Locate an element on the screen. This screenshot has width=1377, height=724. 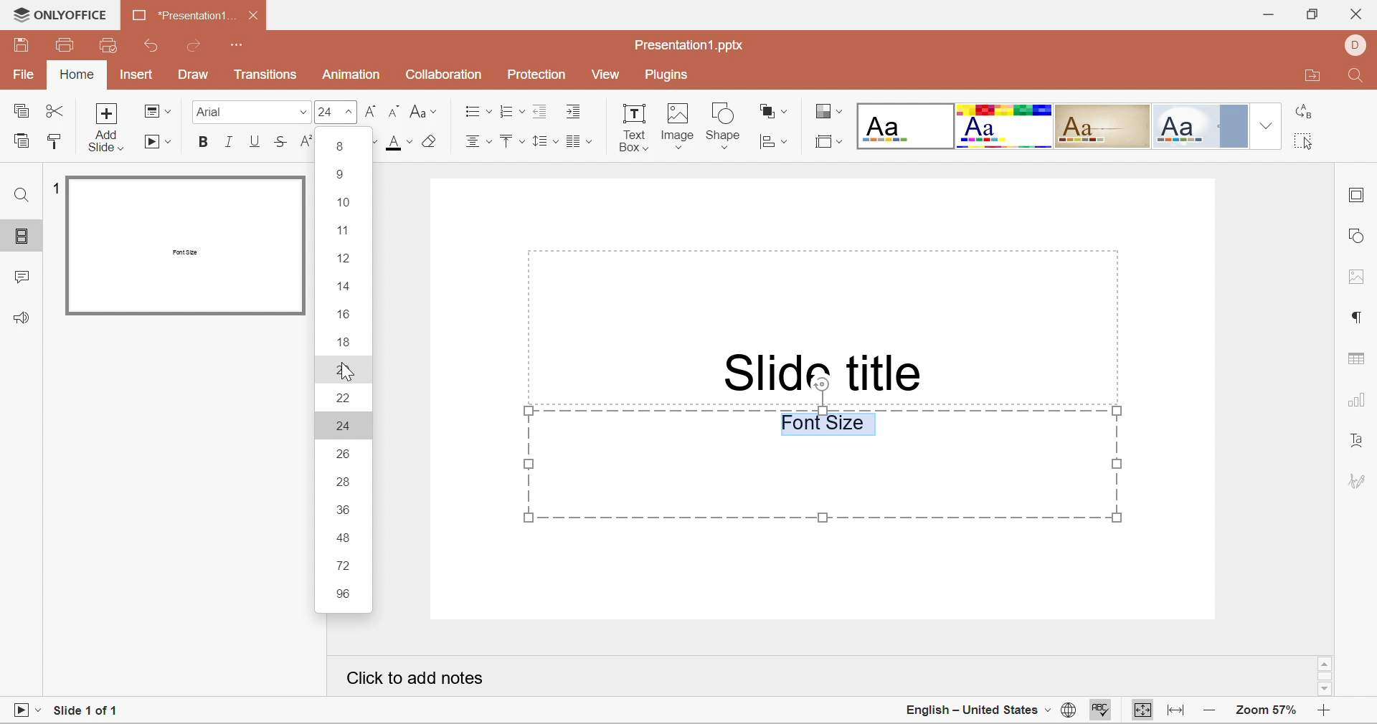
Align shape is located at coordinates (772, 143).